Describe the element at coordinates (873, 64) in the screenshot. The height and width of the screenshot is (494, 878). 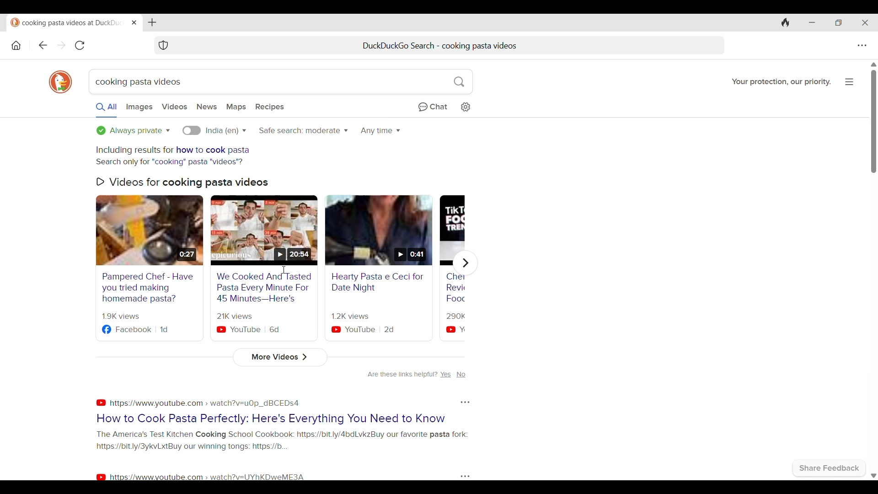
I see `Quick slide to top` at that location.